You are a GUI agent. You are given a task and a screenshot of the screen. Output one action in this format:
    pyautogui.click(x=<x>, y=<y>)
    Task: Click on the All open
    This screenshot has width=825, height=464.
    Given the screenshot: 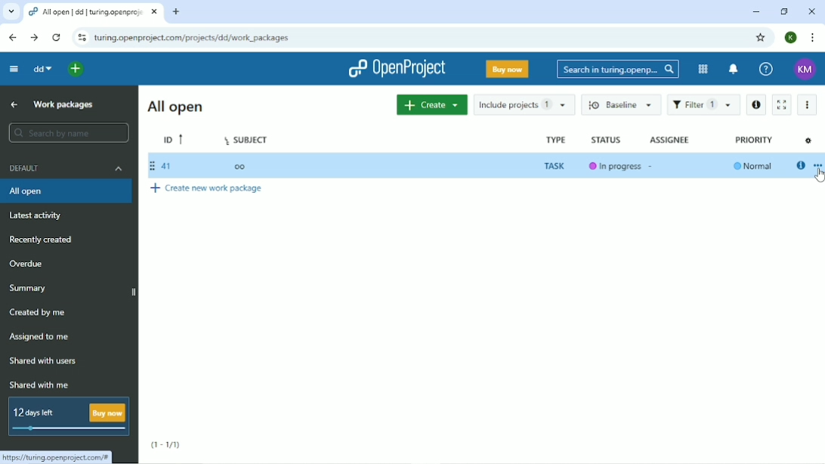 What is the action you would take?
    pyautogui.click(x=178, y=106)
    